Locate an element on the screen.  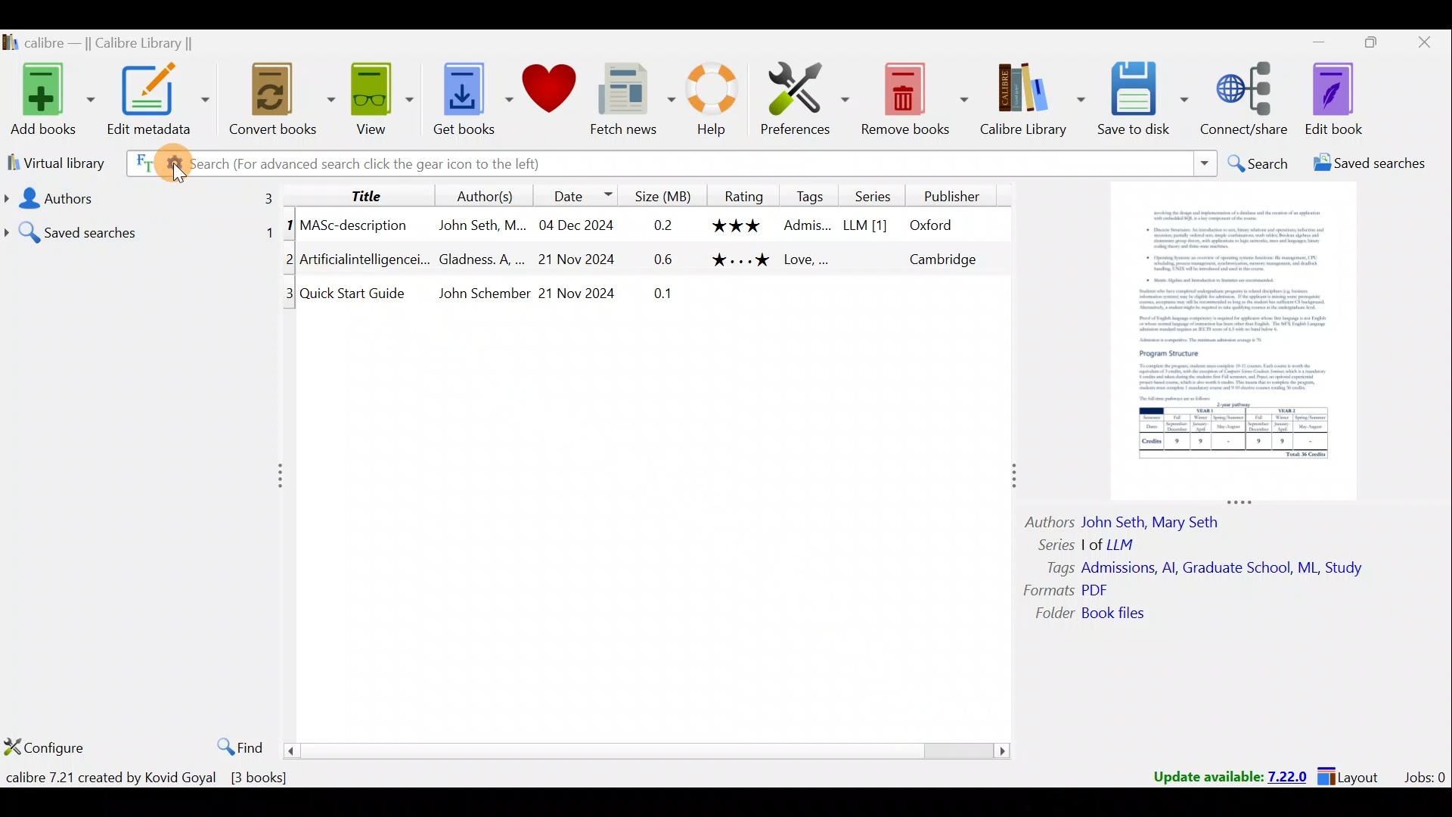
Save to disk is located at coordinates (1145, 101).